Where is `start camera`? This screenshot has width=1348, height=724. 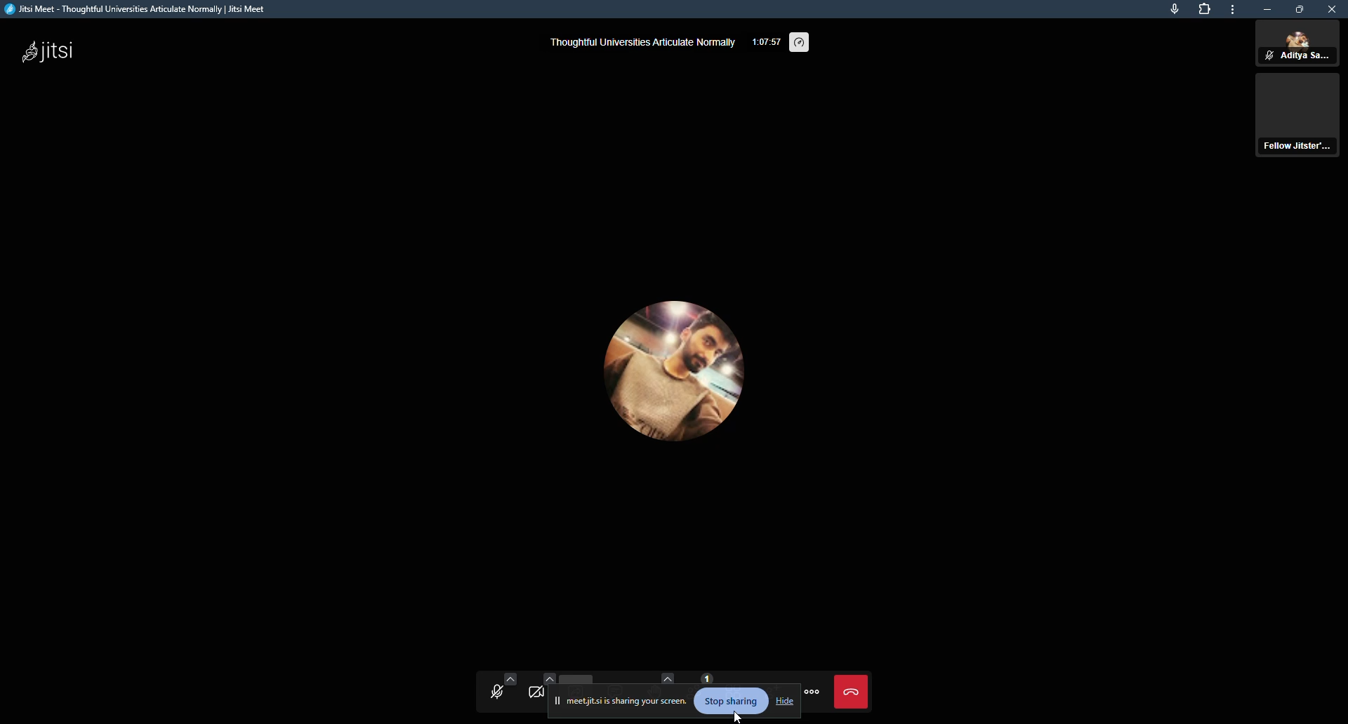
start camera is located at coordinates (534, 694).